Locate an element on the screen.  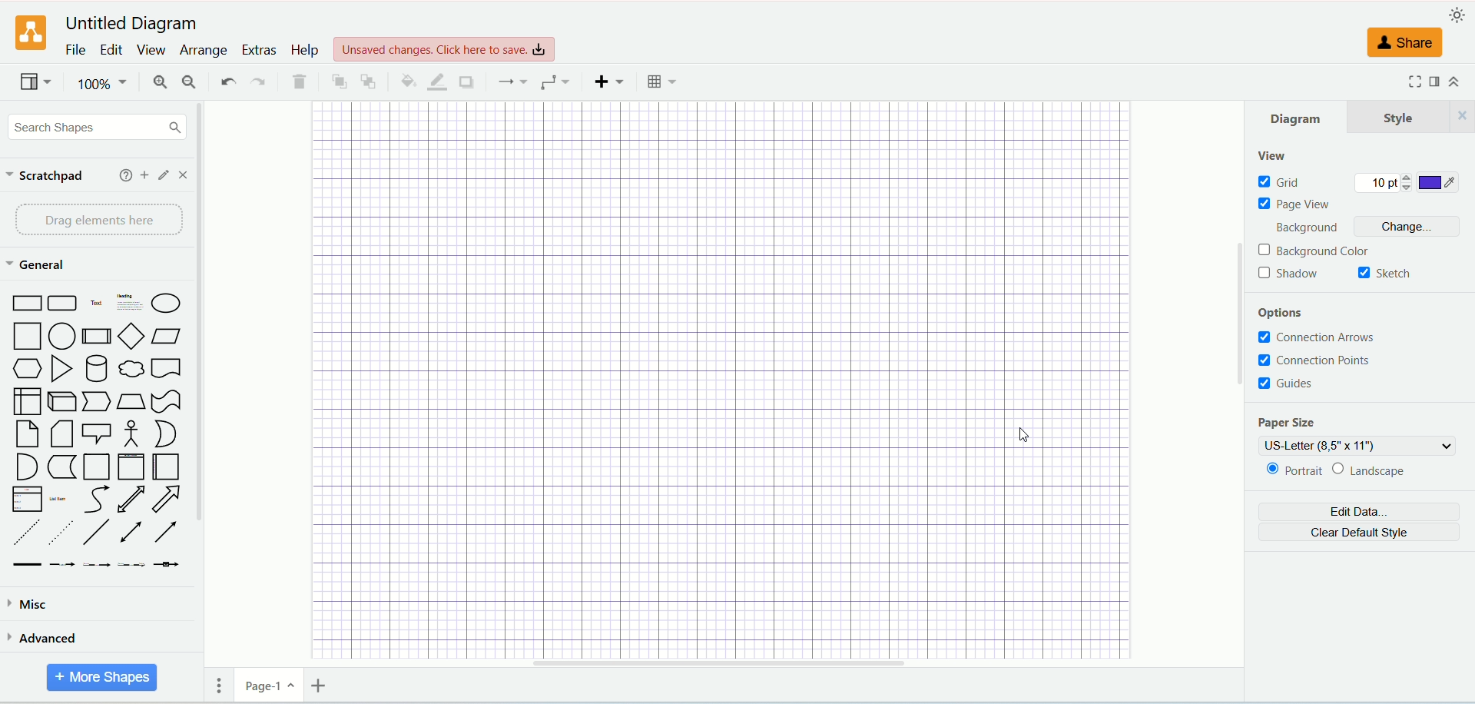
Cylinder is located at coordinates (98, 370).